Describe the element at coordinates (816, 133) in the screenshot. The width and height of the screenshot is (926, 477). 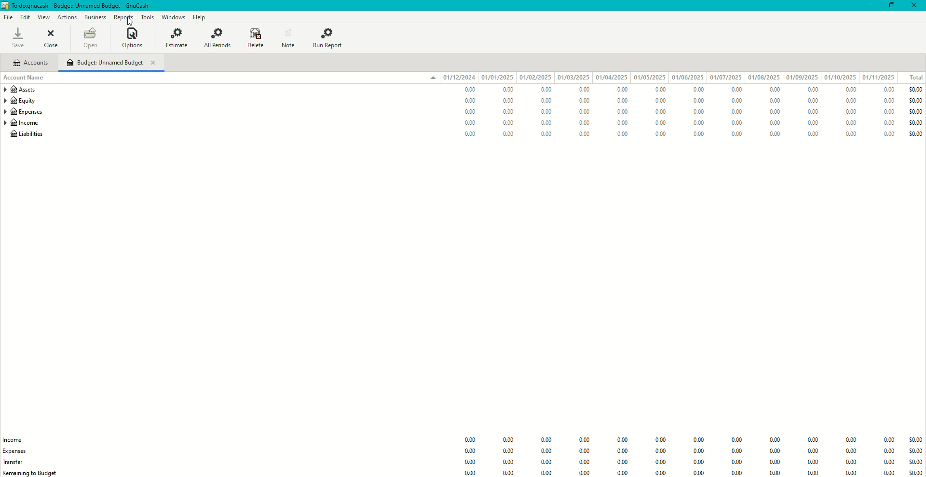
I see `0.00` at that location.